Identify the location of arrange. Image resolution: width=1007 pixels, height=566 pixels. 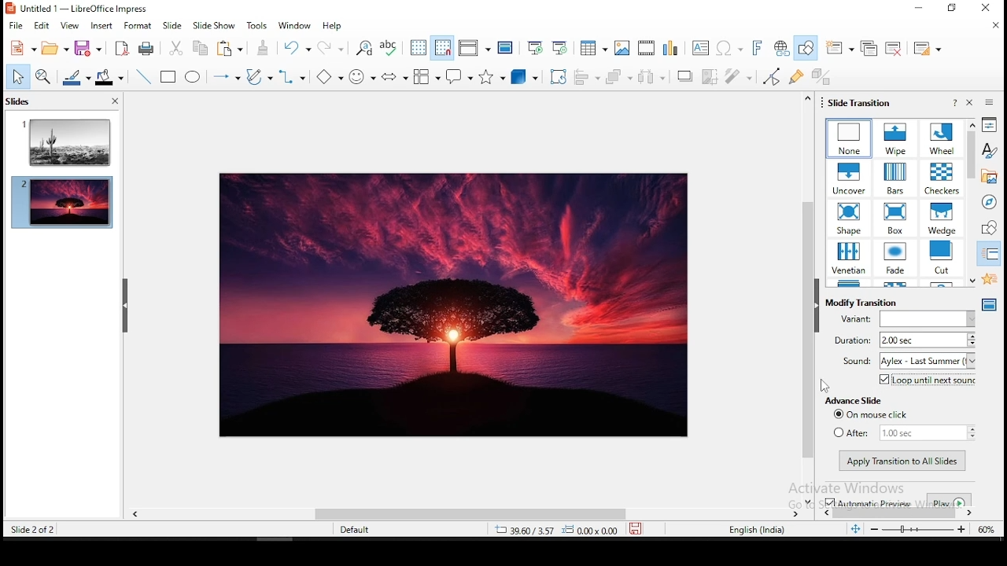
(622, 77).